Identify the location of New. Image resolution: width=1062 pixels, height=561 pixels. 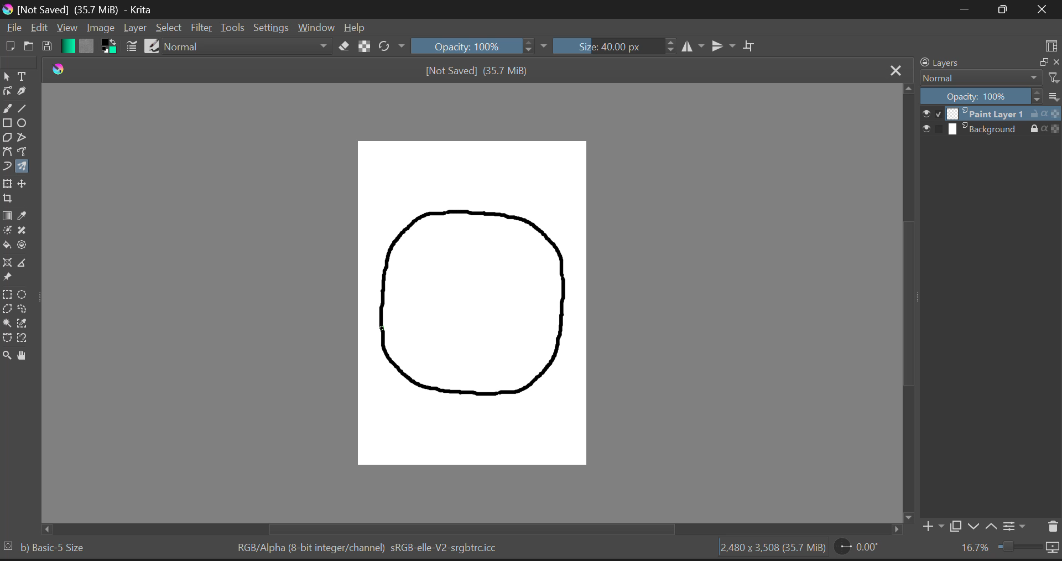
(9, 47).